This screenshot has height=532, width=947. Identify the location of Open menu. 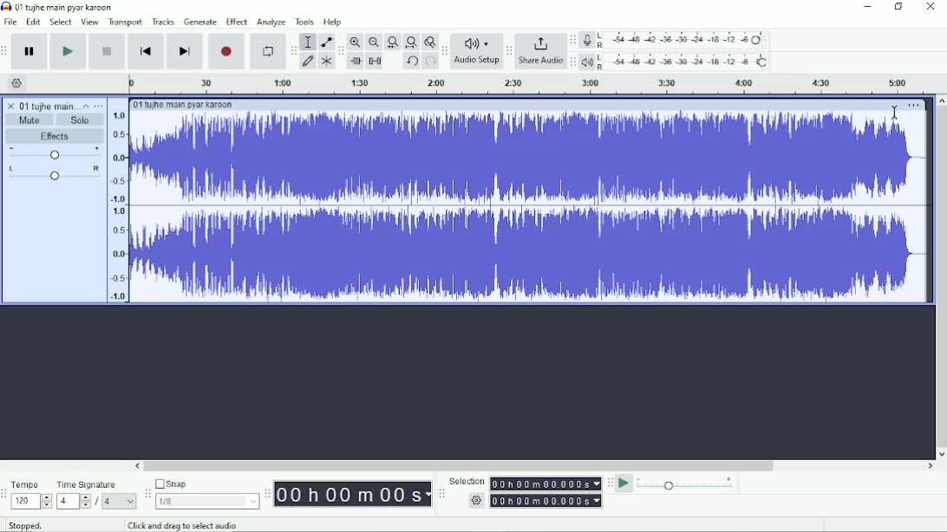
(100, 106).